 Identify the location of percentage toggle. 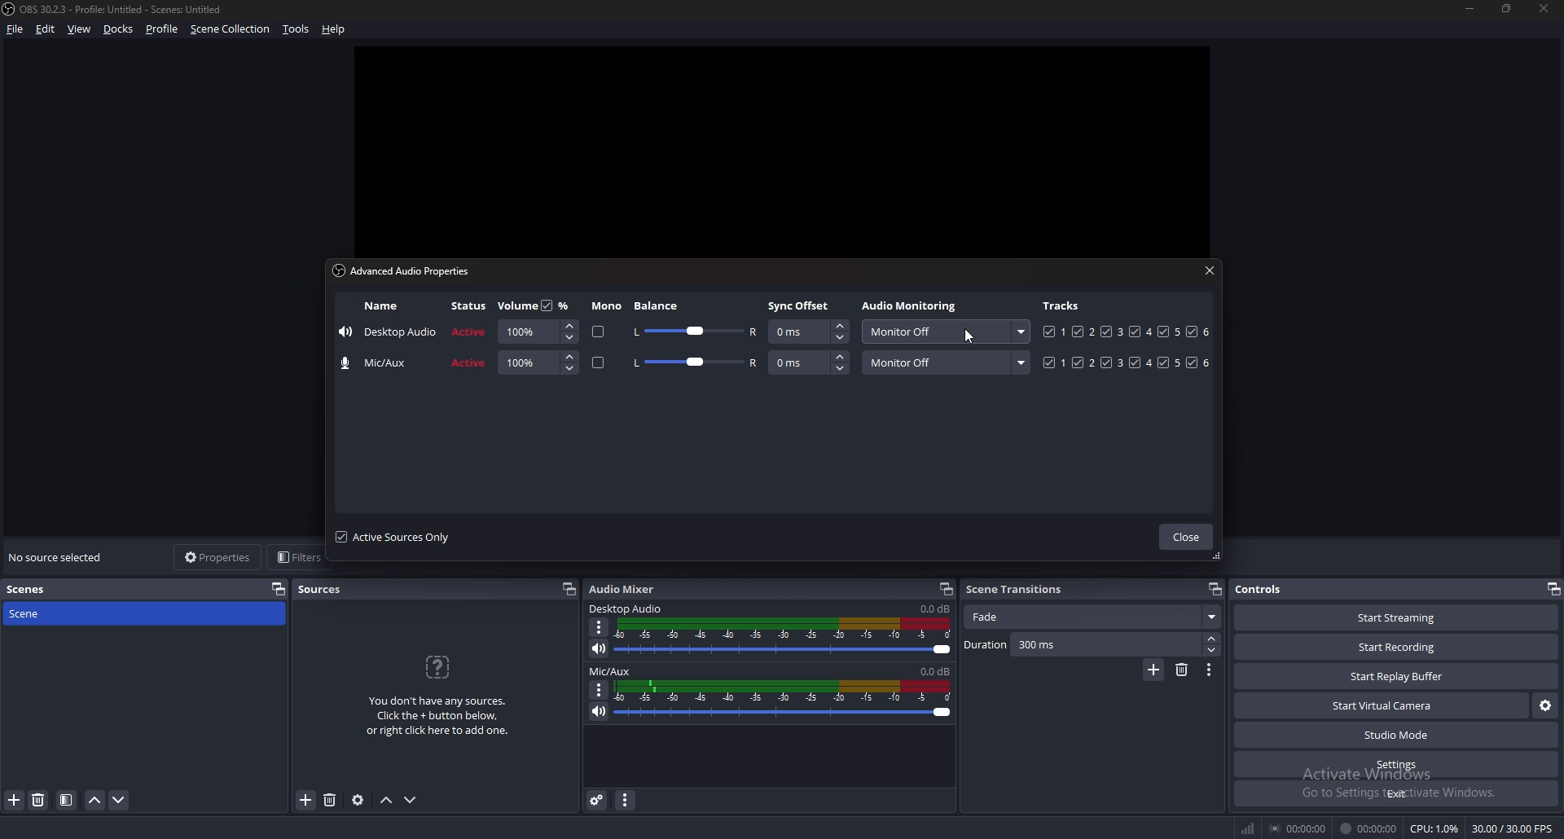
(557, 305).